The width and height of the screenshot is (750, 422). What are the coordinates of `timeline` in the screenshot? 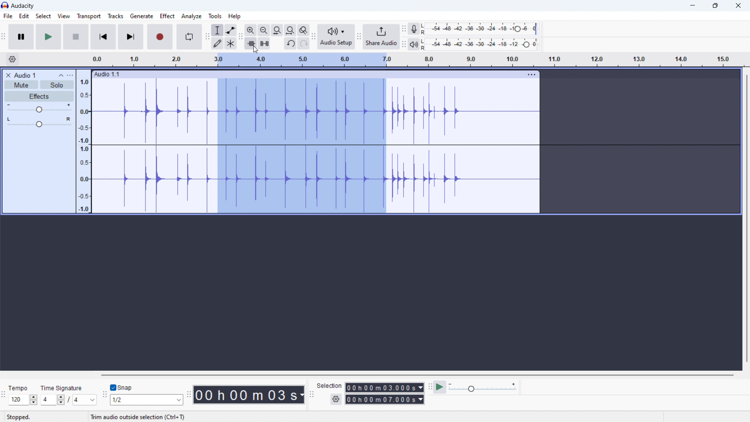 It's located at (418, 60).